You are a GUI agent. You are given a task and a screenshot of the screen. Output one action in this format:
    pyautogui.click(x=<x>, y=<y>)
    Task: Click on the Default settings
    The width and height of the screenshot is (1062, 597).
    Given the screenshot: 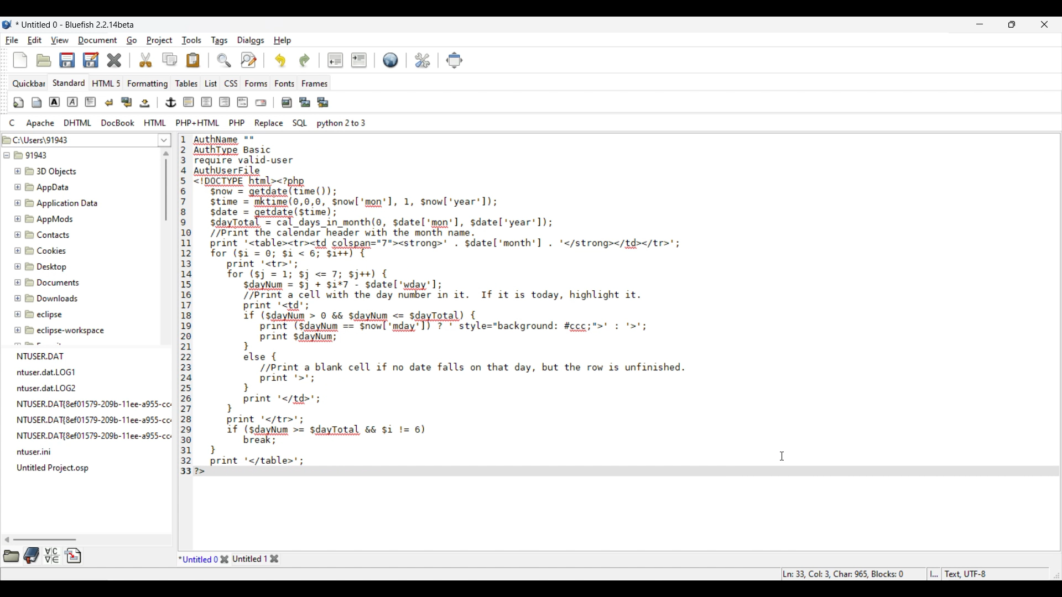 What is the action you would take?
    pyautogui.click(x=391, y=60)
    